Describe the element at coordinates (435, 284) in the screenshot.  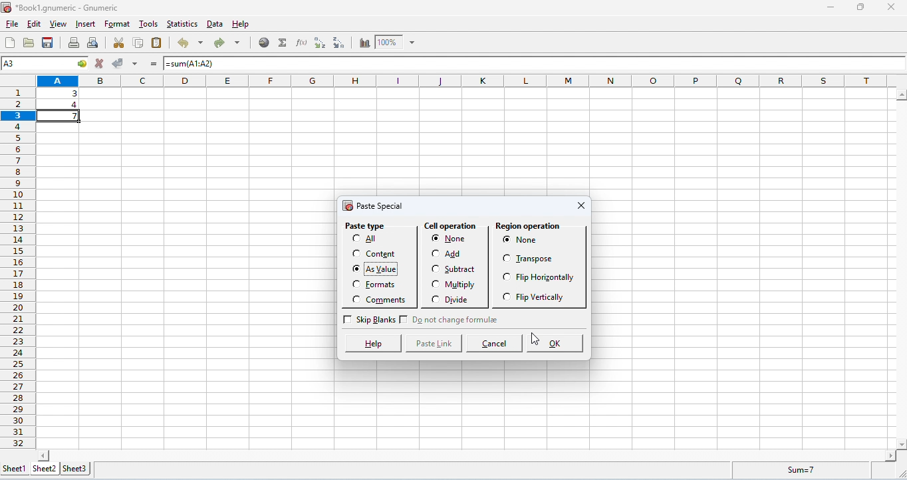
I see `Checkbox` at that location.